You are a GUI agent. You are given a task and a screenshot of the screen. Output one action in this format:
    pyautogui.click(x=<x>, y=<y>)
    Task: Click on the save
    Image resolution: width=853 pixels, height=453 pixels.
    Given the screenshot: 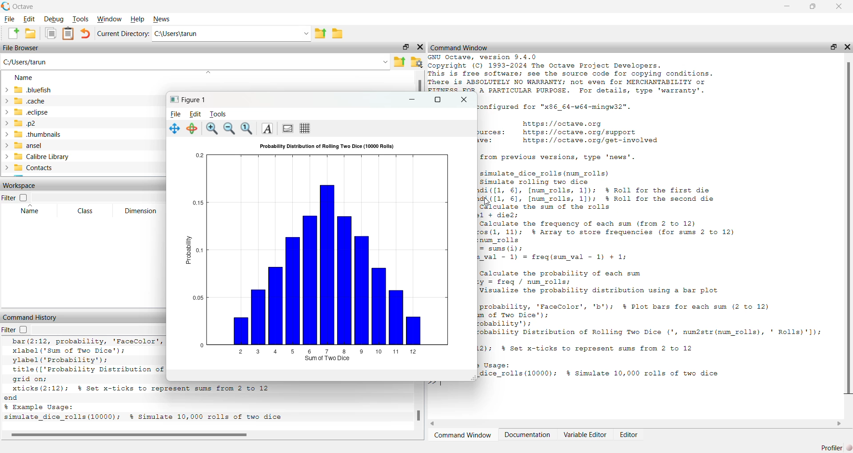 What is the action you would take?
    pyautogui.click(x=337, y=34)
    